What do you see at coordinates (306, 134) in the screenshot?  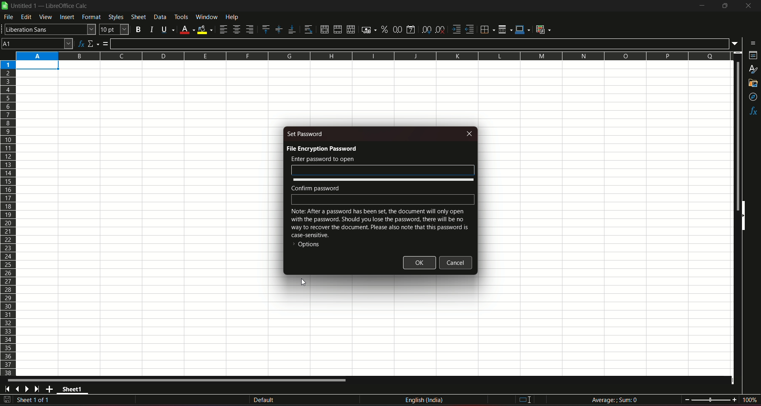 I see `set password` at bounding box center [306, 134].